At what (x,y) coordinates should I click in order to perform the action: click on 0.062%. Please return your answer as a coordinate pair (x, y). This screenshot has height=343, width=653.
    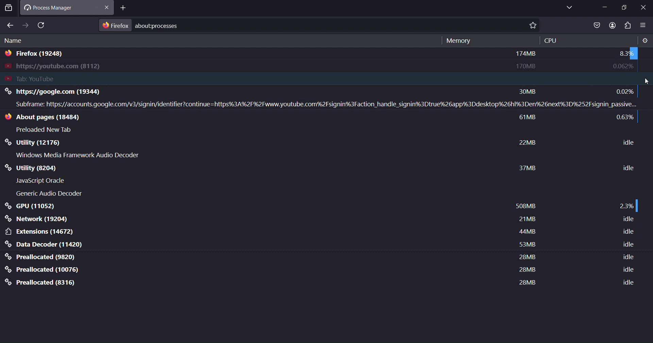
    Looking at the image, I should click on (622, 67).